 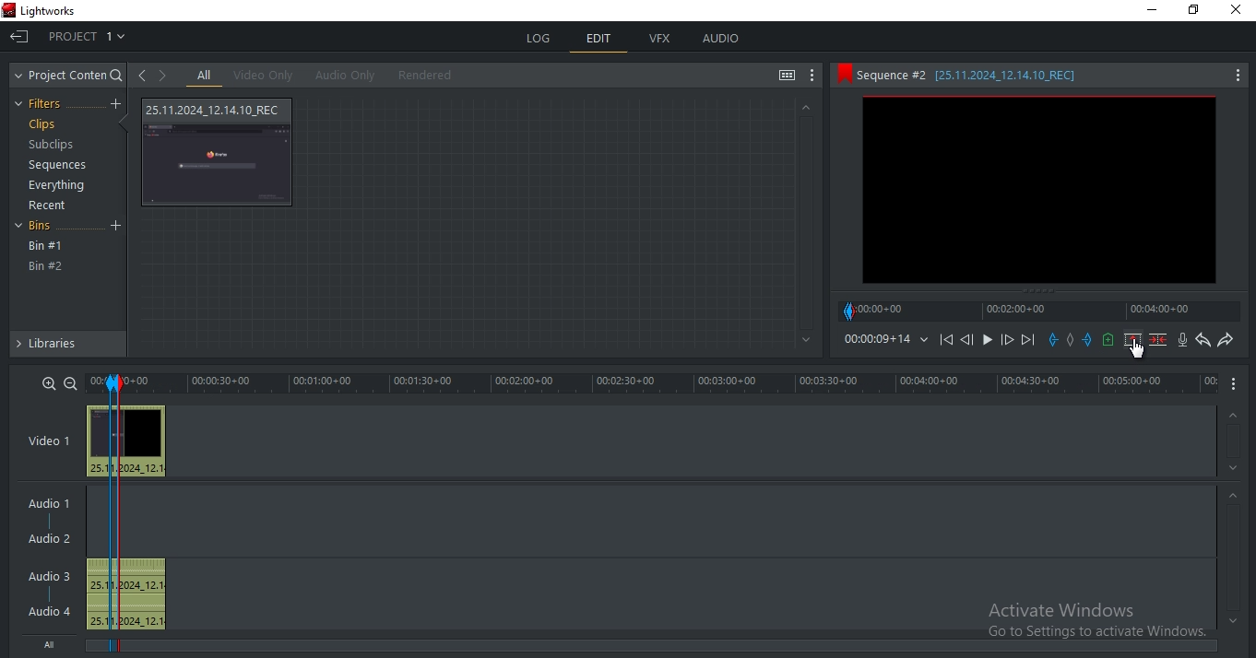 I want to click on Lightworks, so click(x=73, y=10).